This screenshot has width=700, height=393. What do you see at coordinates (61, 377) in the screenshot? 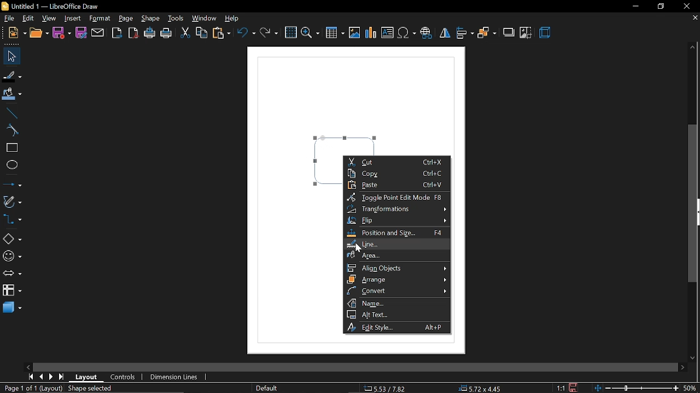
I see `go to last page` at bounding box center [61, 377].